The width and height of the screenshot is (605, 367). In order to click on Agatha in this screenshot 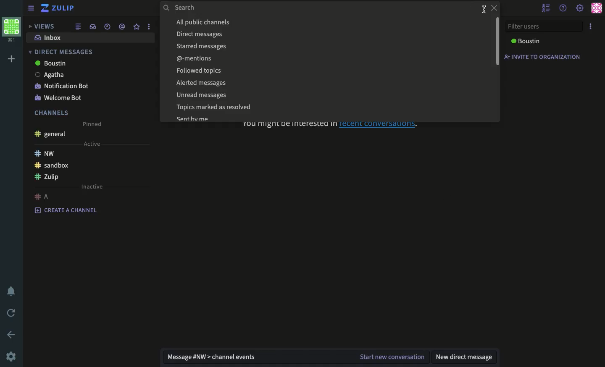, I will do `click(50, 75)`.